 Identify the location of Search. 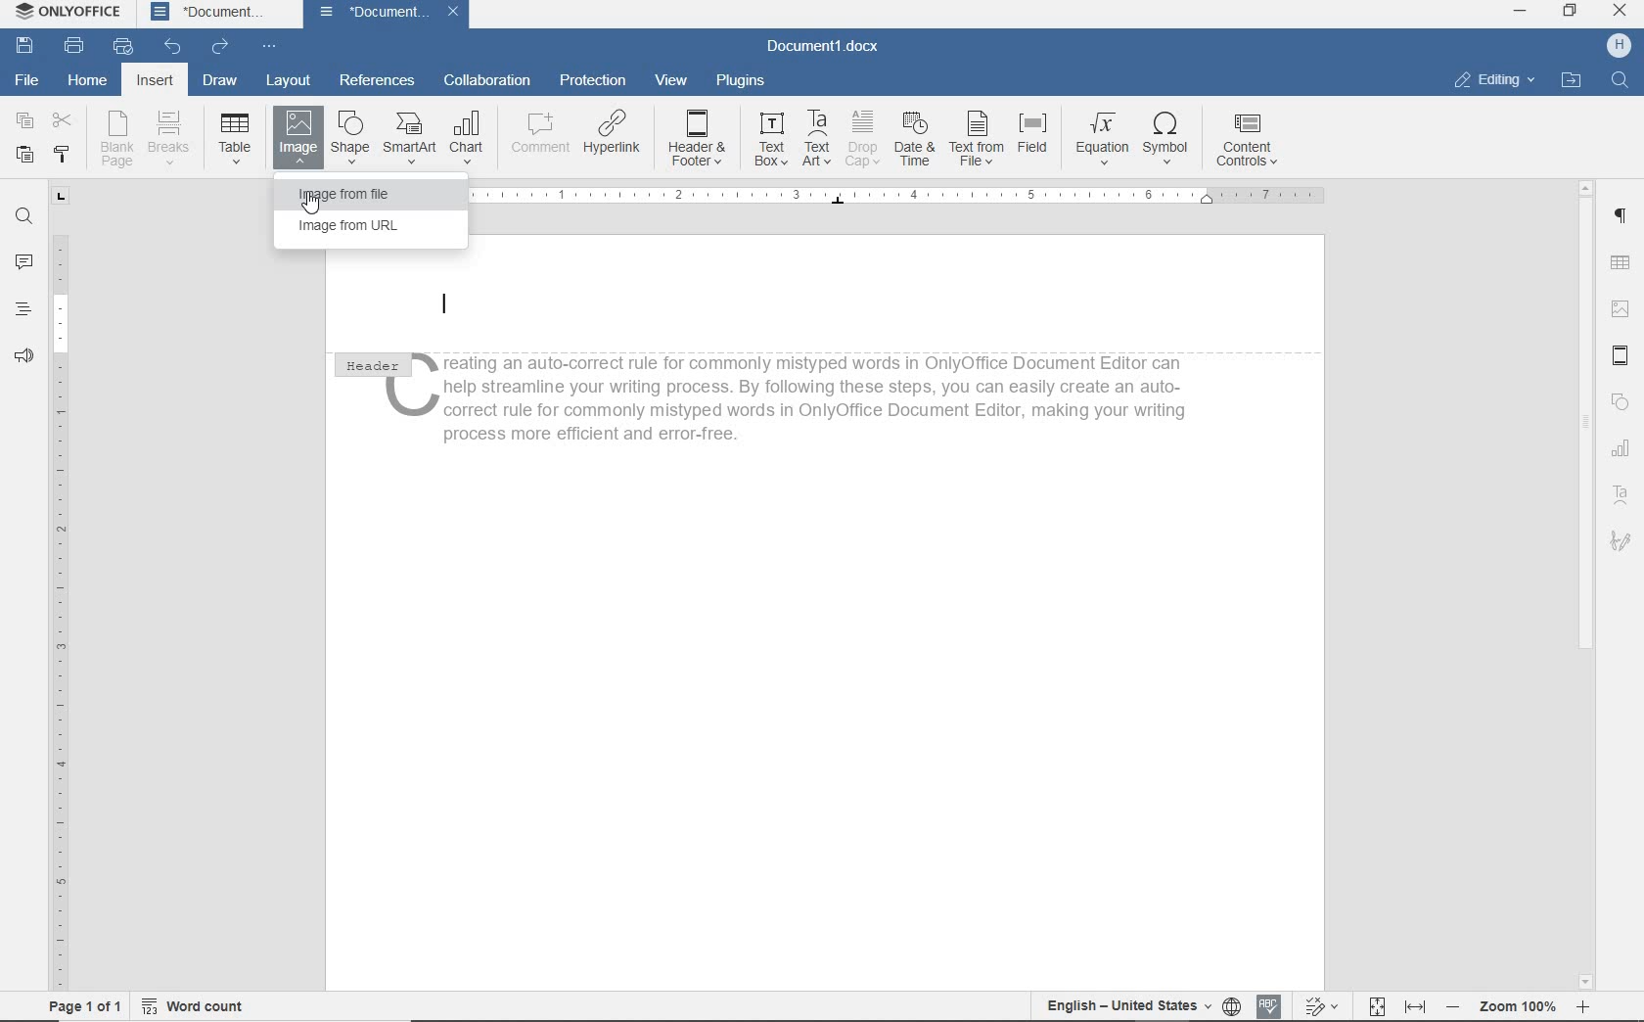
(1619, 80).